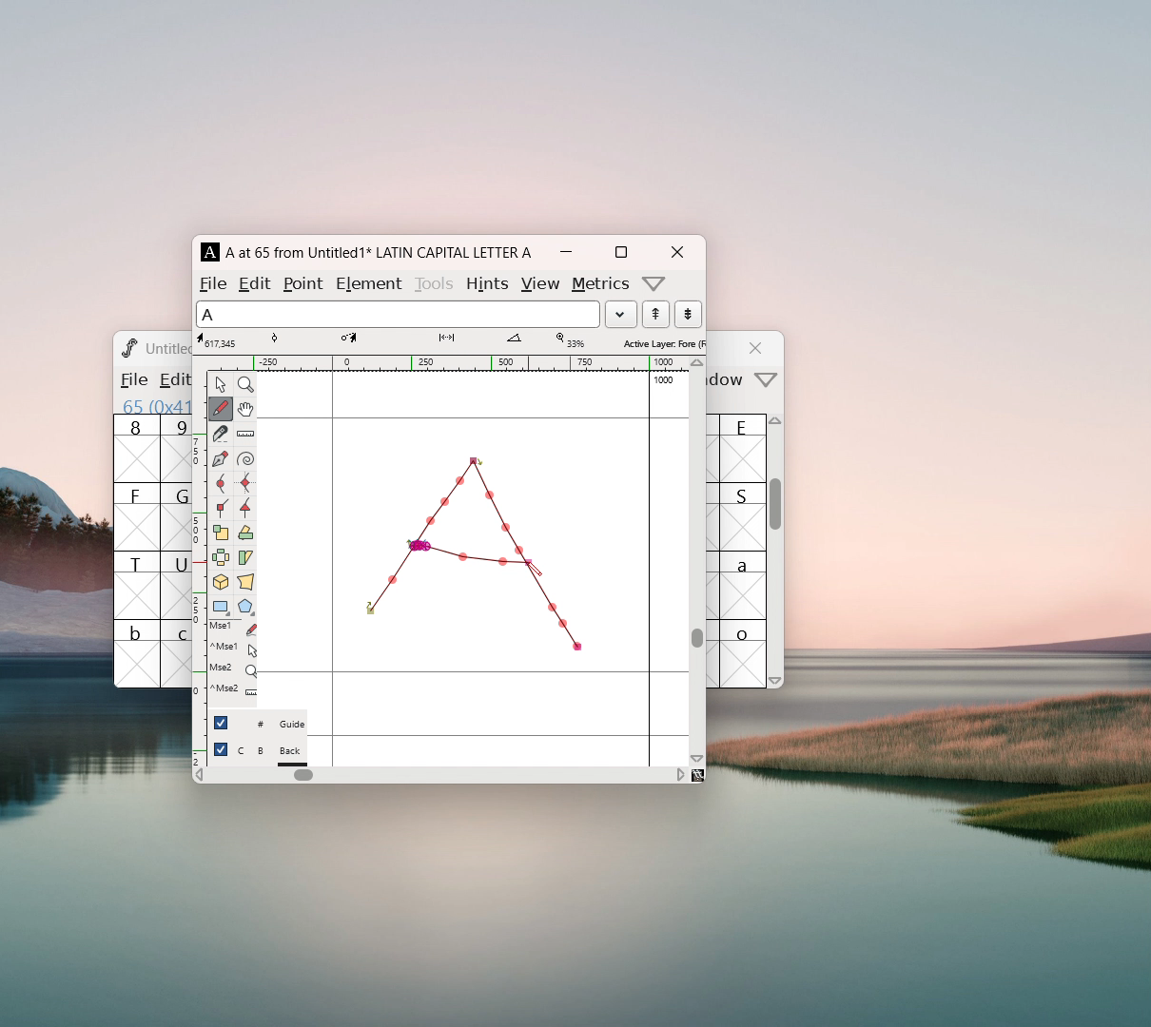 The width and height of the screenshot is (1151, 1027). I want to click on rotate the selection, so click(244, 534).